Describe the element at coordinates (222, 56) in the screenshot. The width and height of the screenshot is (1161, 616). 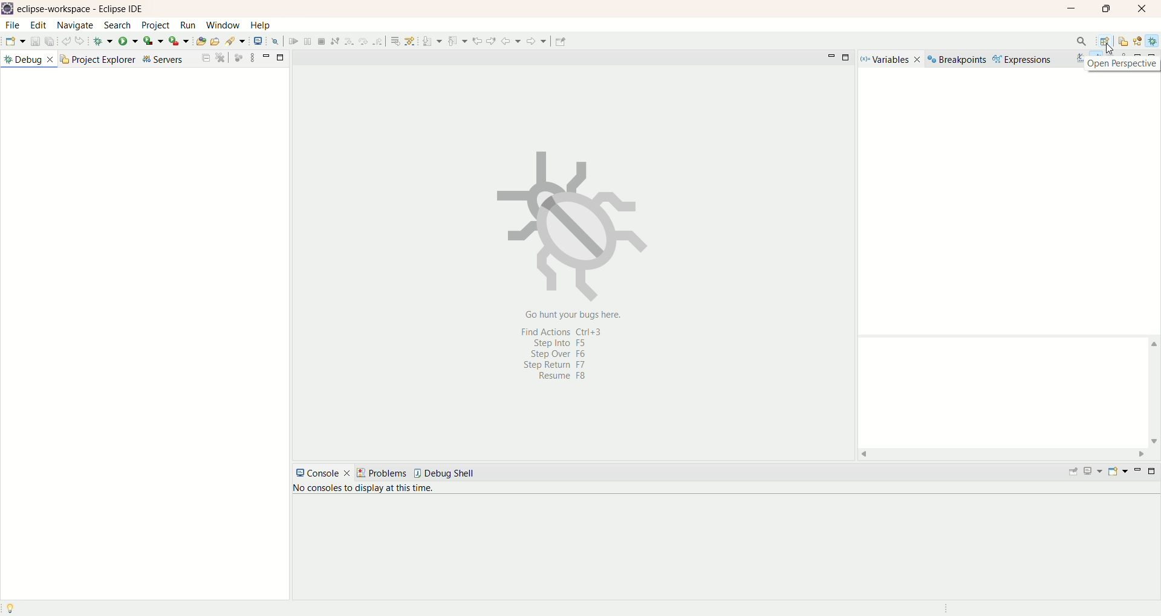
I see `maximize` at that location.